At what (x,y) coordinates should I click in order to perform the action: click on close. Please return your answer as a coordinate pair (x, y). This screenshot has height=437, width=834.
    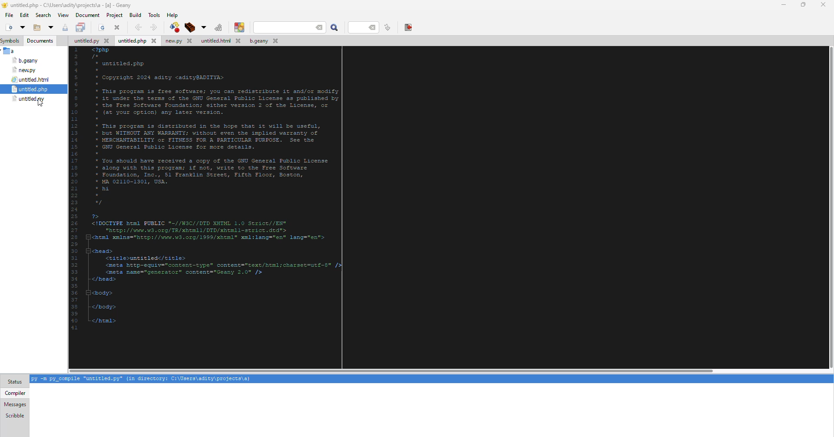
    Looking at the image, I should click on (823, 4).